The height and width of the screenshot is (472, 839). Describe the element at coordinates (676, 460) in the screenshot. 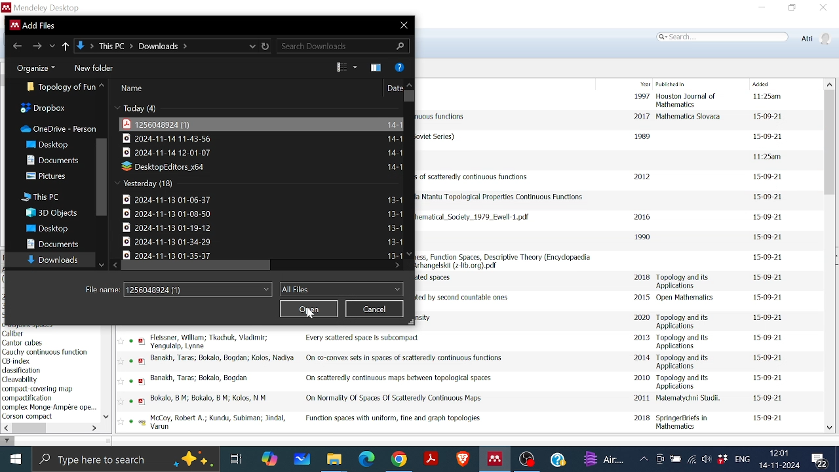

I see `Battery` at that location.